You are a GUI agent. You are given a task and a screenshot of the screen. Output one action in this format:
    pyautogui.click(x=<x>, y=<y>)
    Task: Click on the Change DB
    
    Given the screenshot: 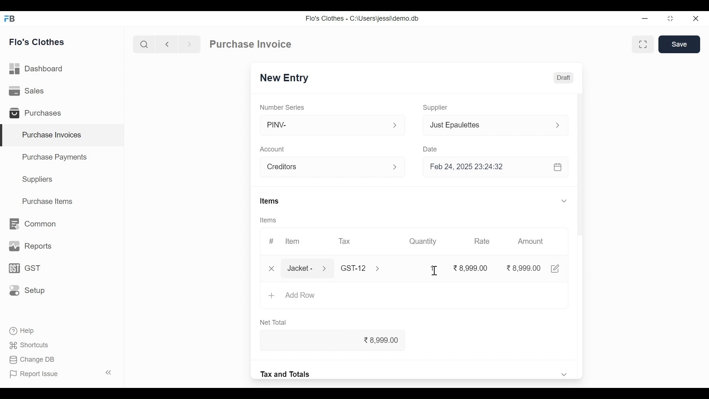 What is the action you would take?
    pyautogui.click(x=32, y=359)
    